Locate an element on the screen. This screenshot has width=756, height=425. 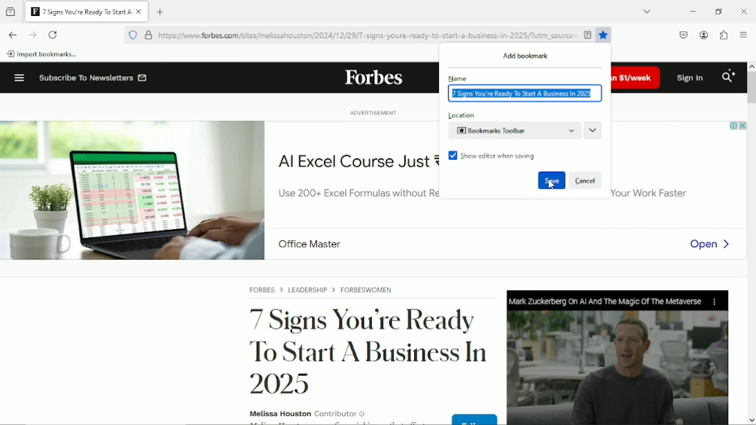
blocking social media trackers is located at coordinates (132, 35).